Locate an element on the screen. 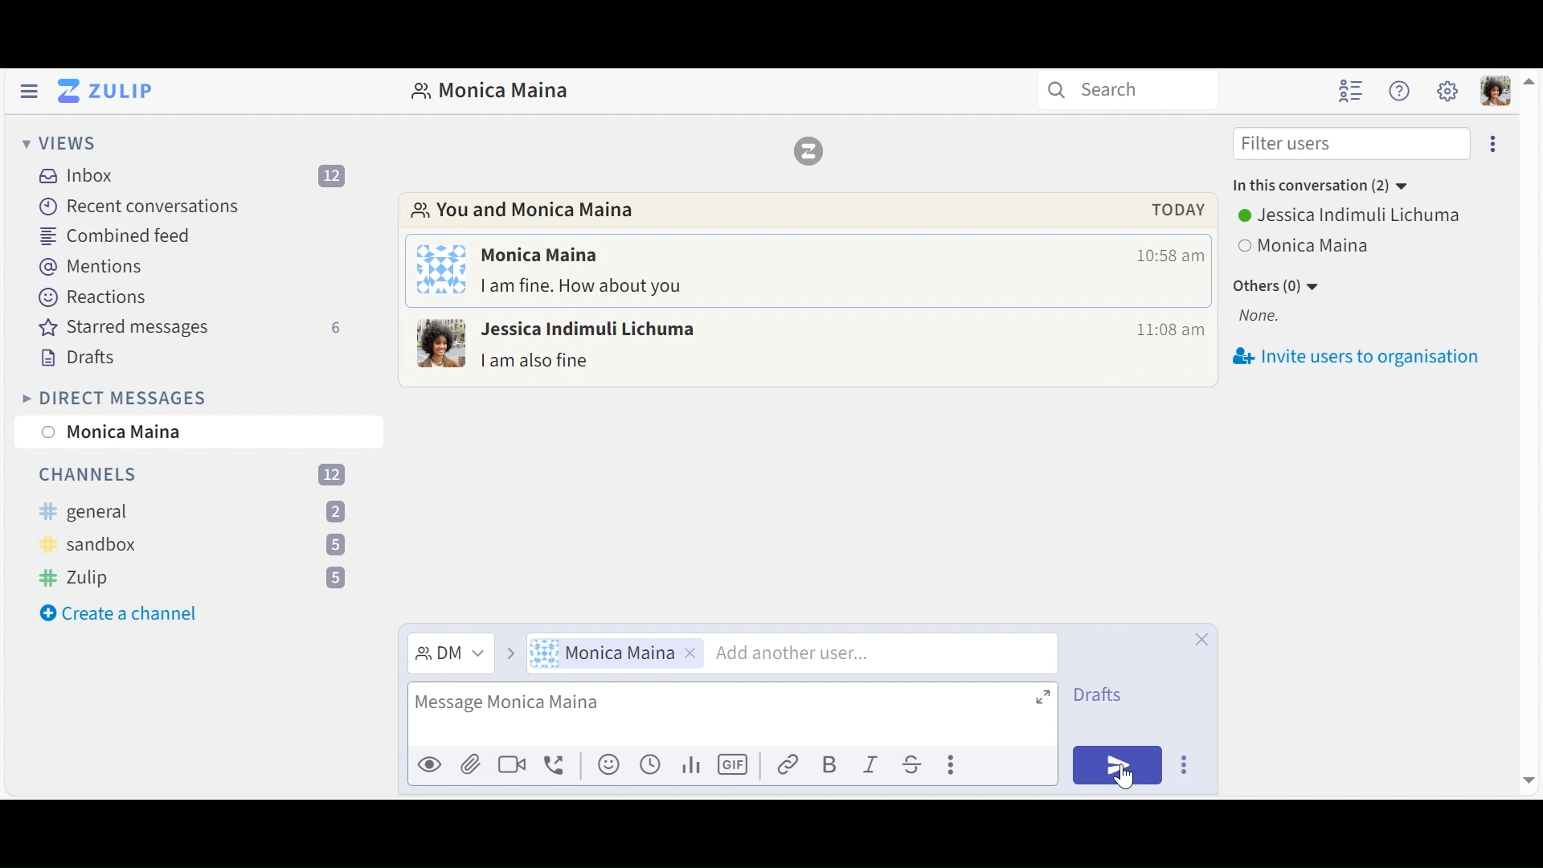 The height and width of the screenshot is (868, 1543). View is located at coordinates (56, 142).